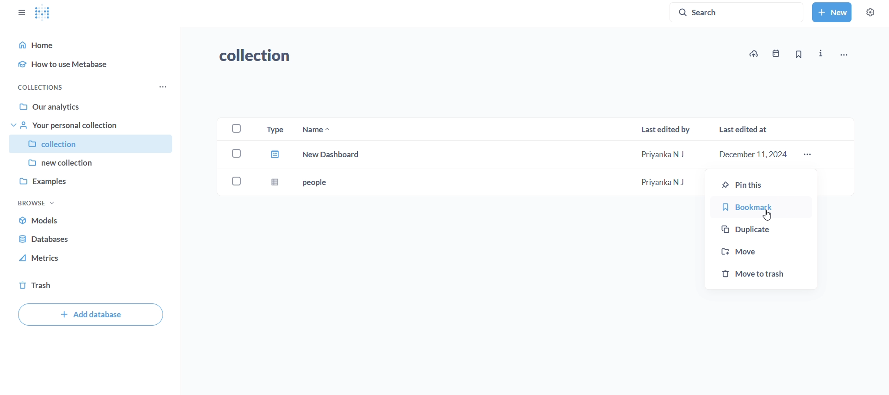 The height and width of the screenshot is (395, 889). What do you see at coordinates (832, 12) in the screenshot?
I see `new` at bounding box center [832, 12].